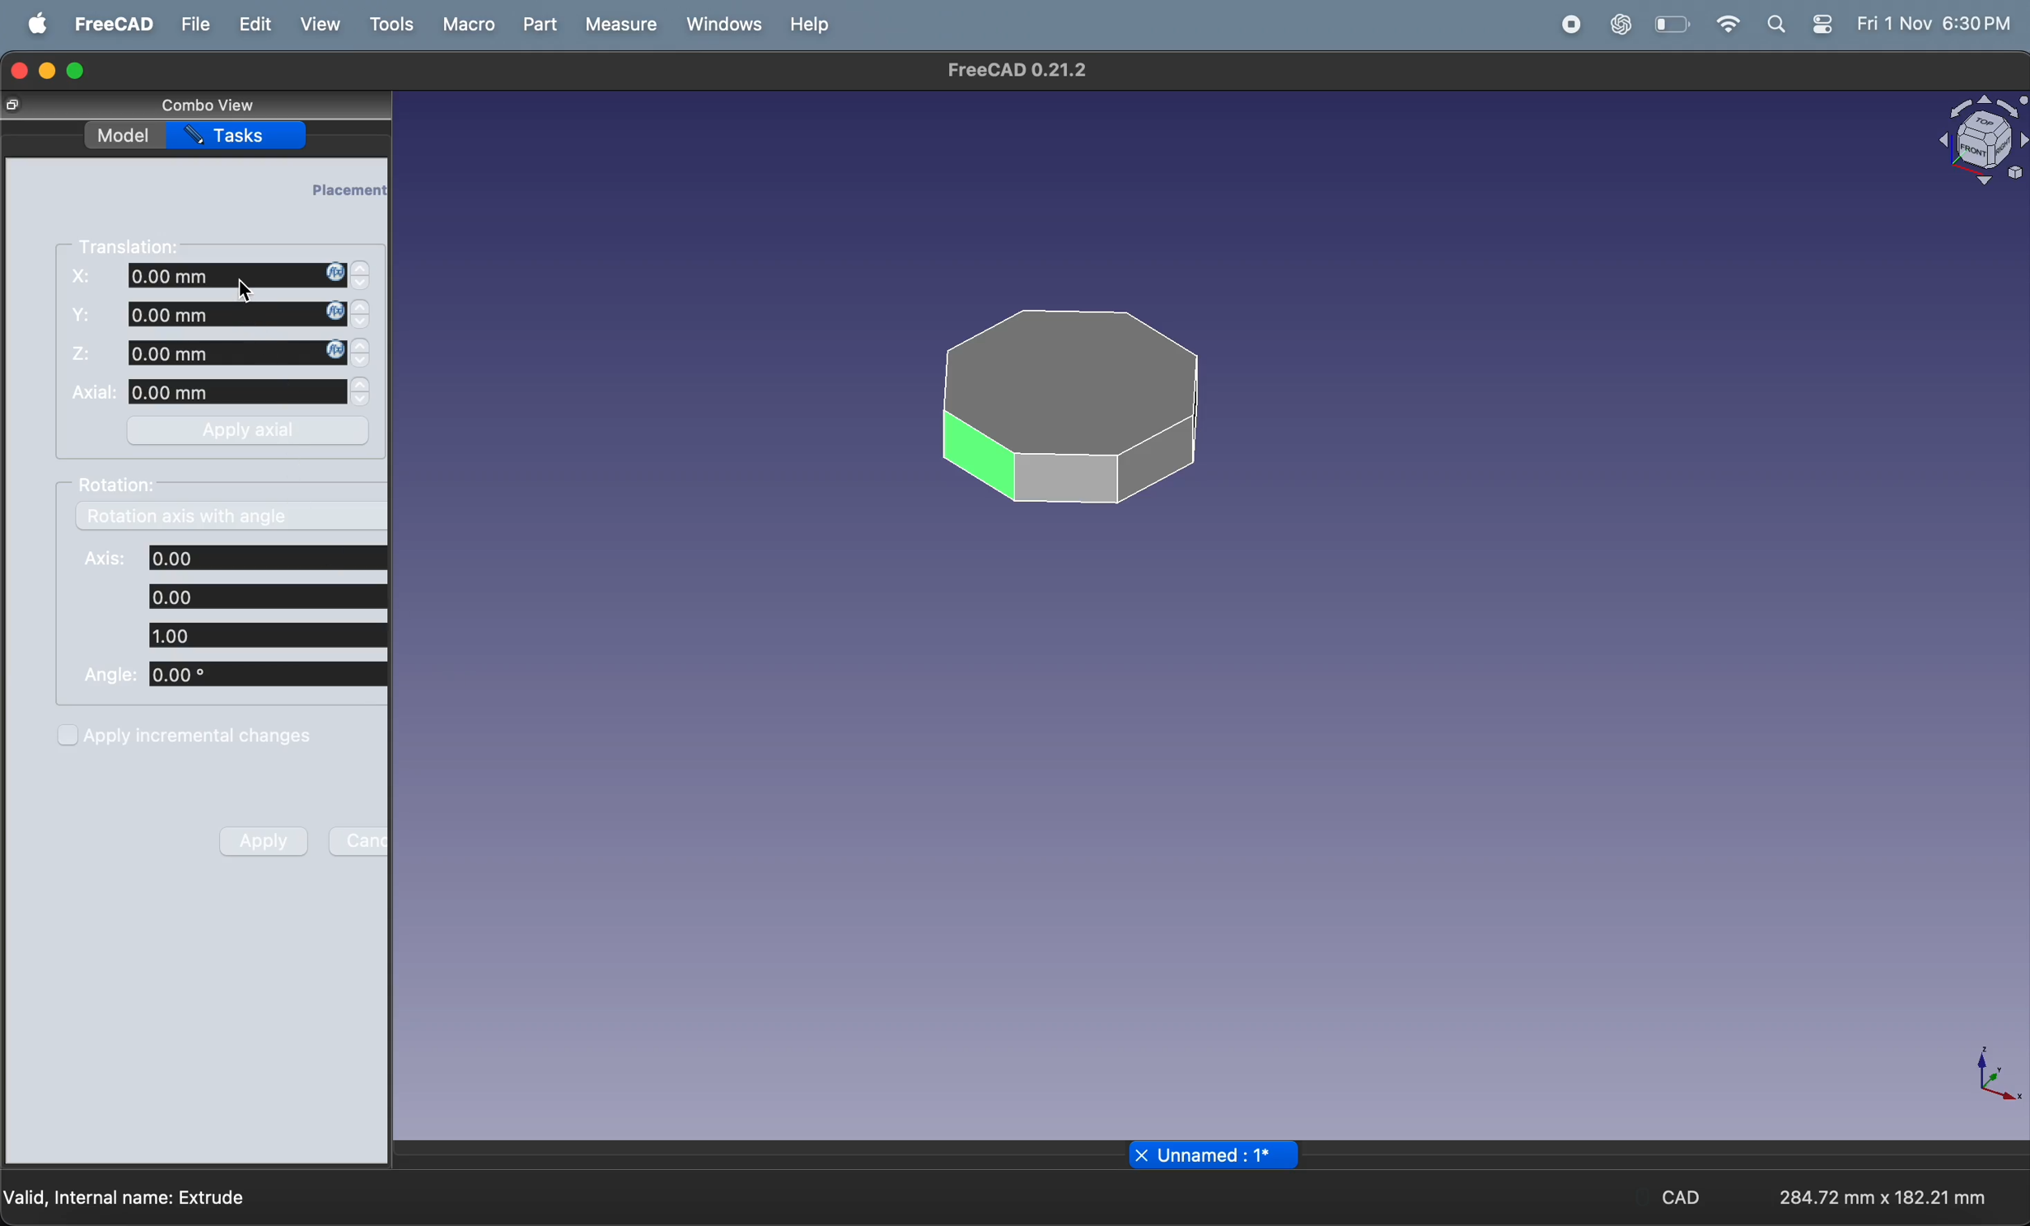 The width and height of the screenshot is (2030, 1226). I want to click on apple menu, so click(34, 25).